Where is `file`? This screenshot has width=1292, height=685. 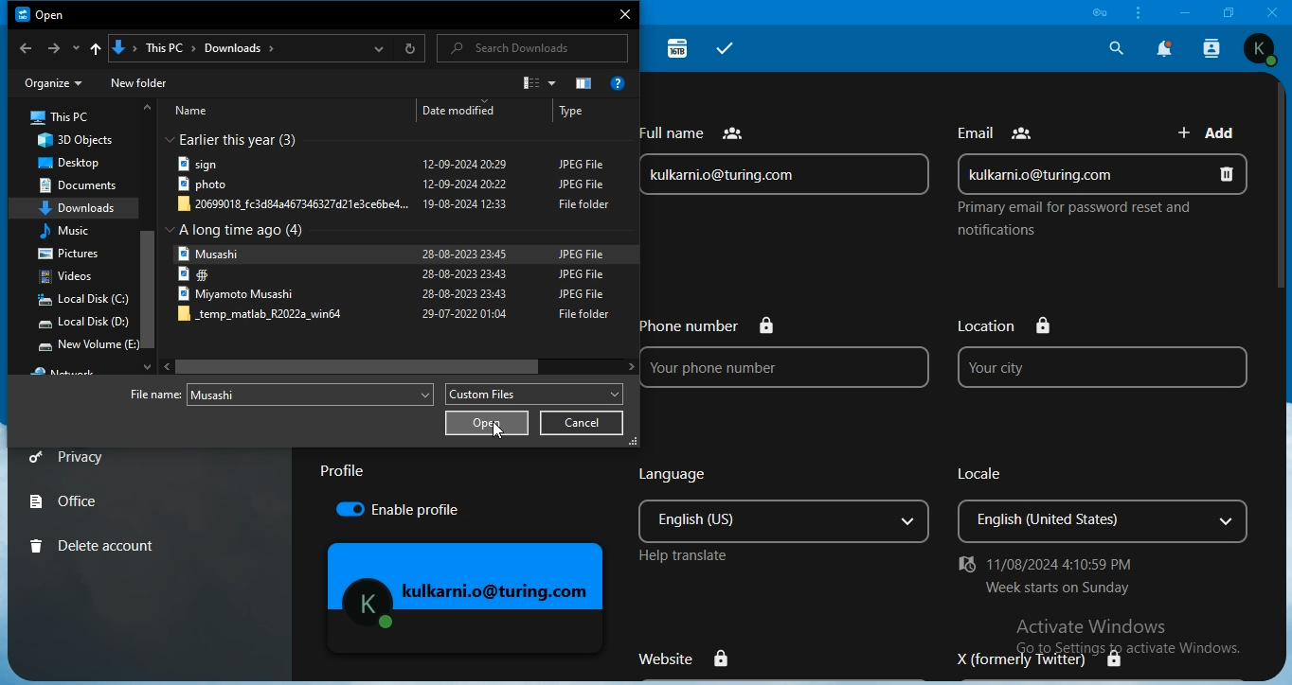
file is located at coordinates (390, 186).